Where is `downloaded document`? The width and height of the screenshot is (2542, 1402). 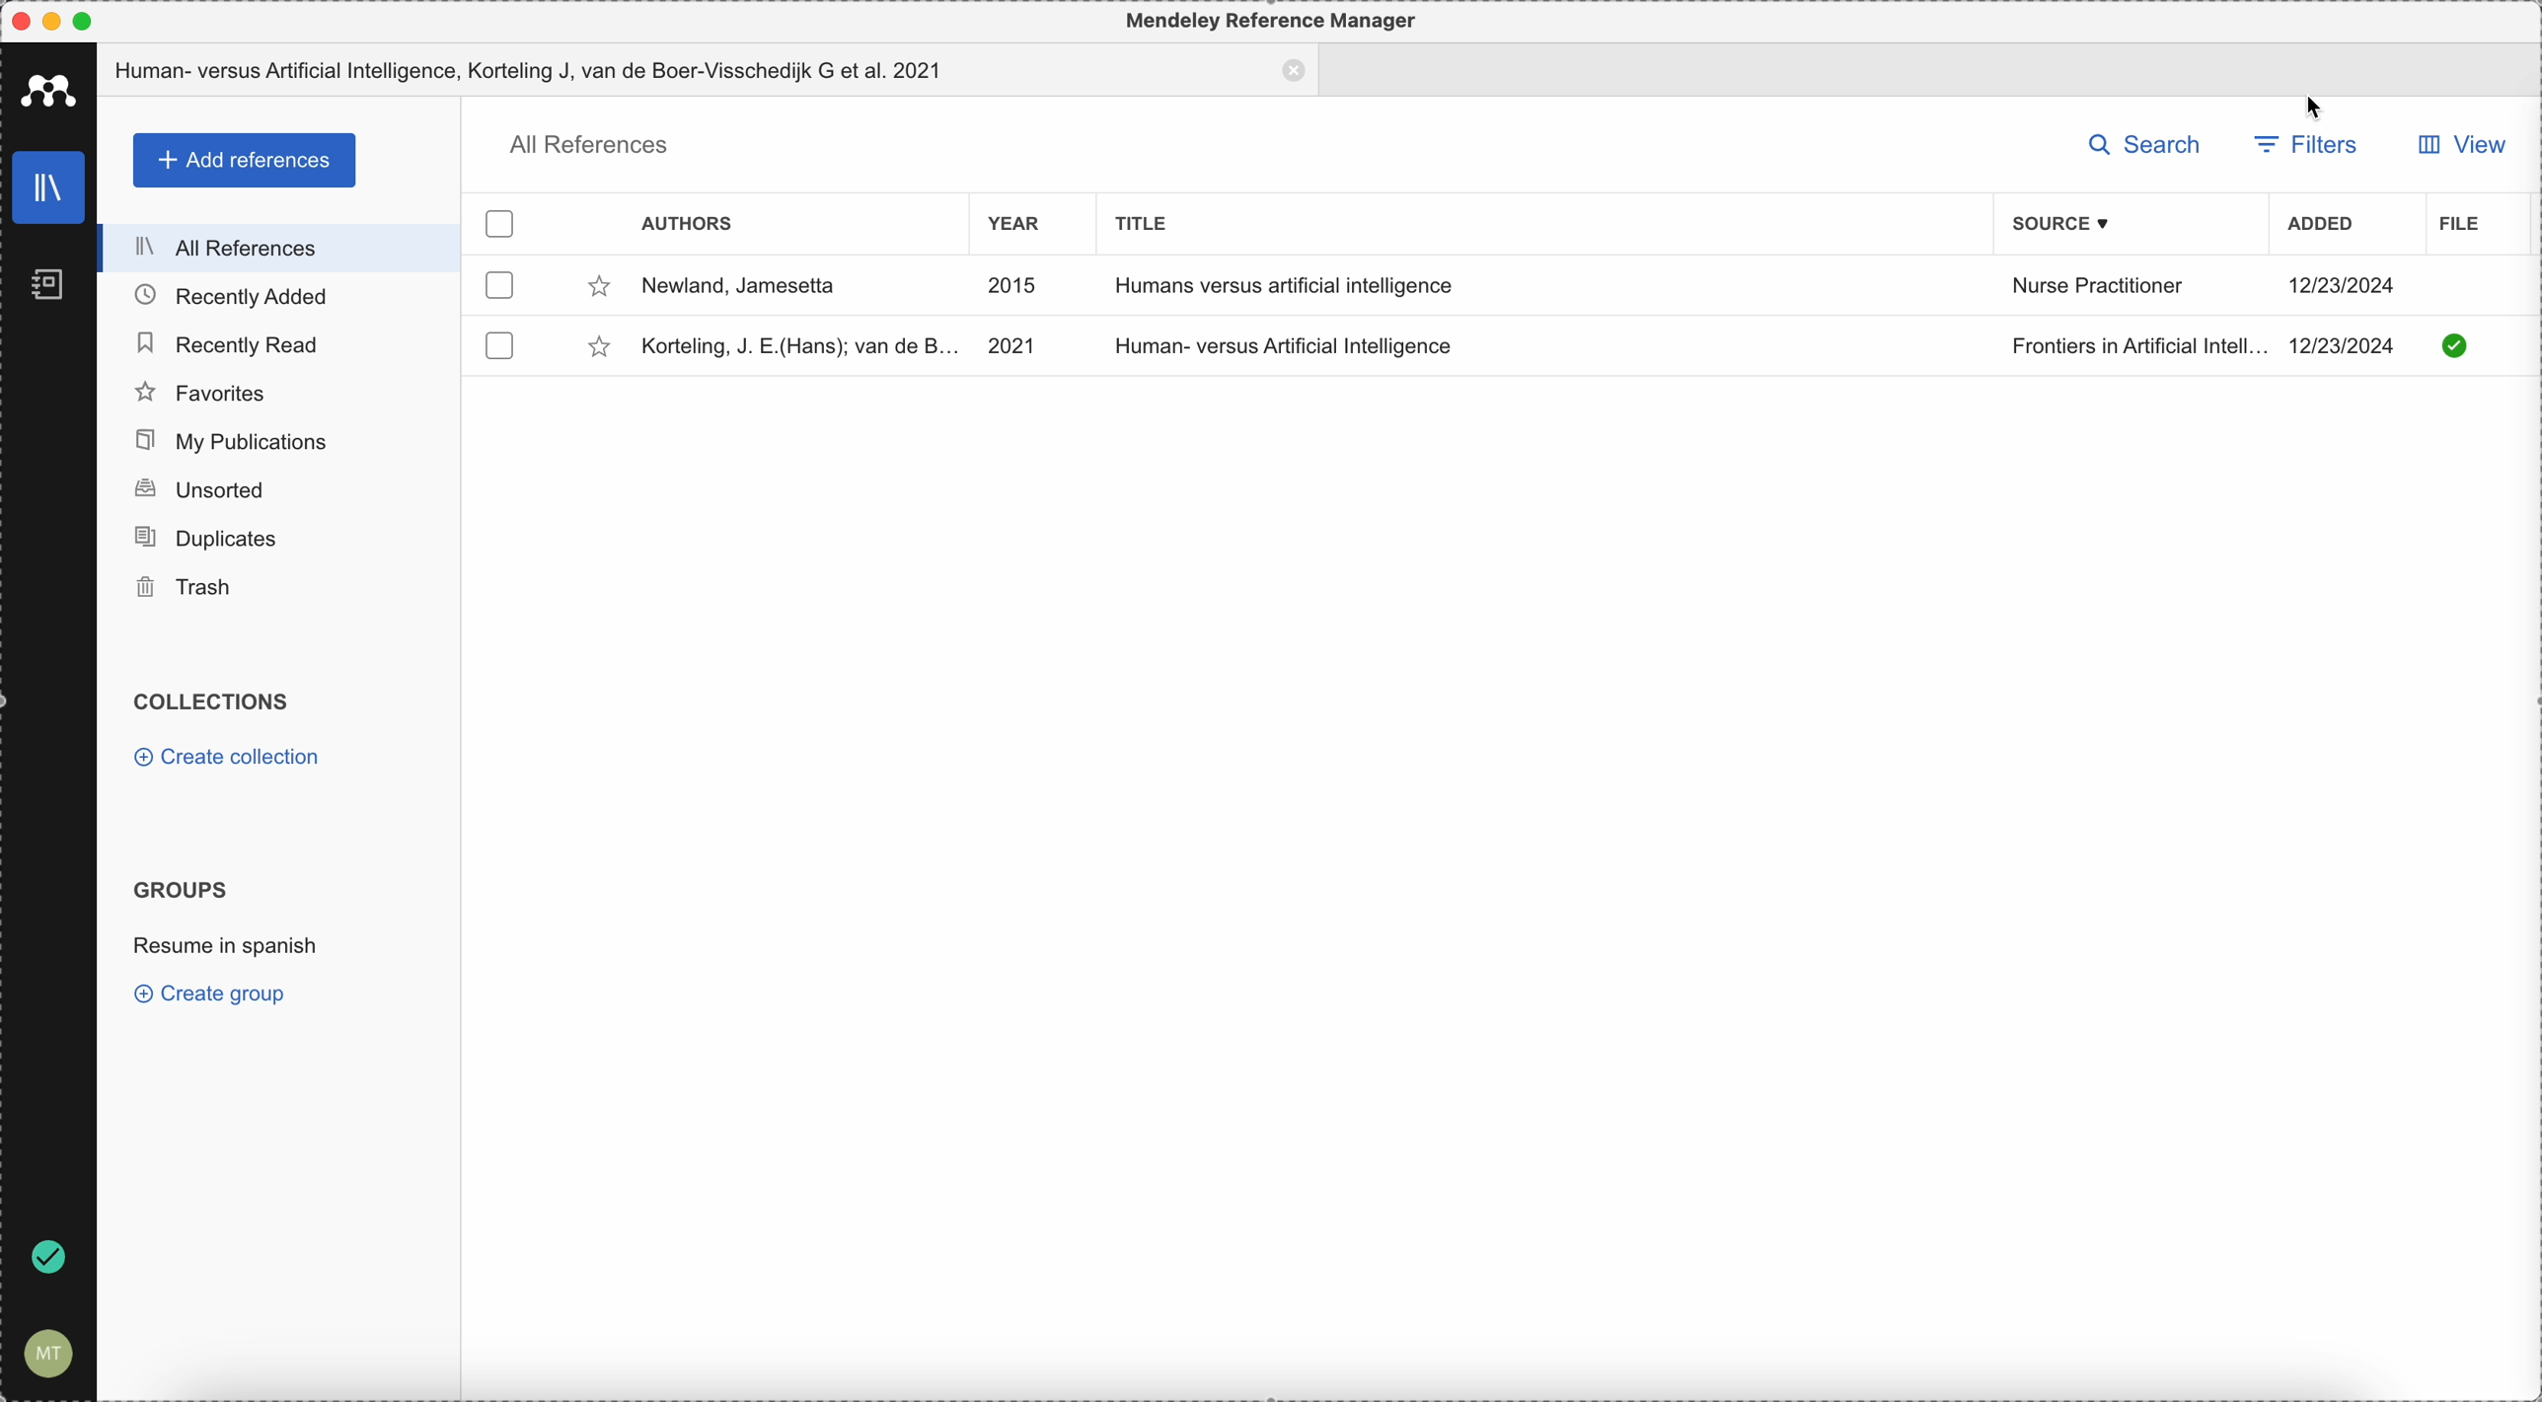
downloaded document is located at coordinates (2451, 349).